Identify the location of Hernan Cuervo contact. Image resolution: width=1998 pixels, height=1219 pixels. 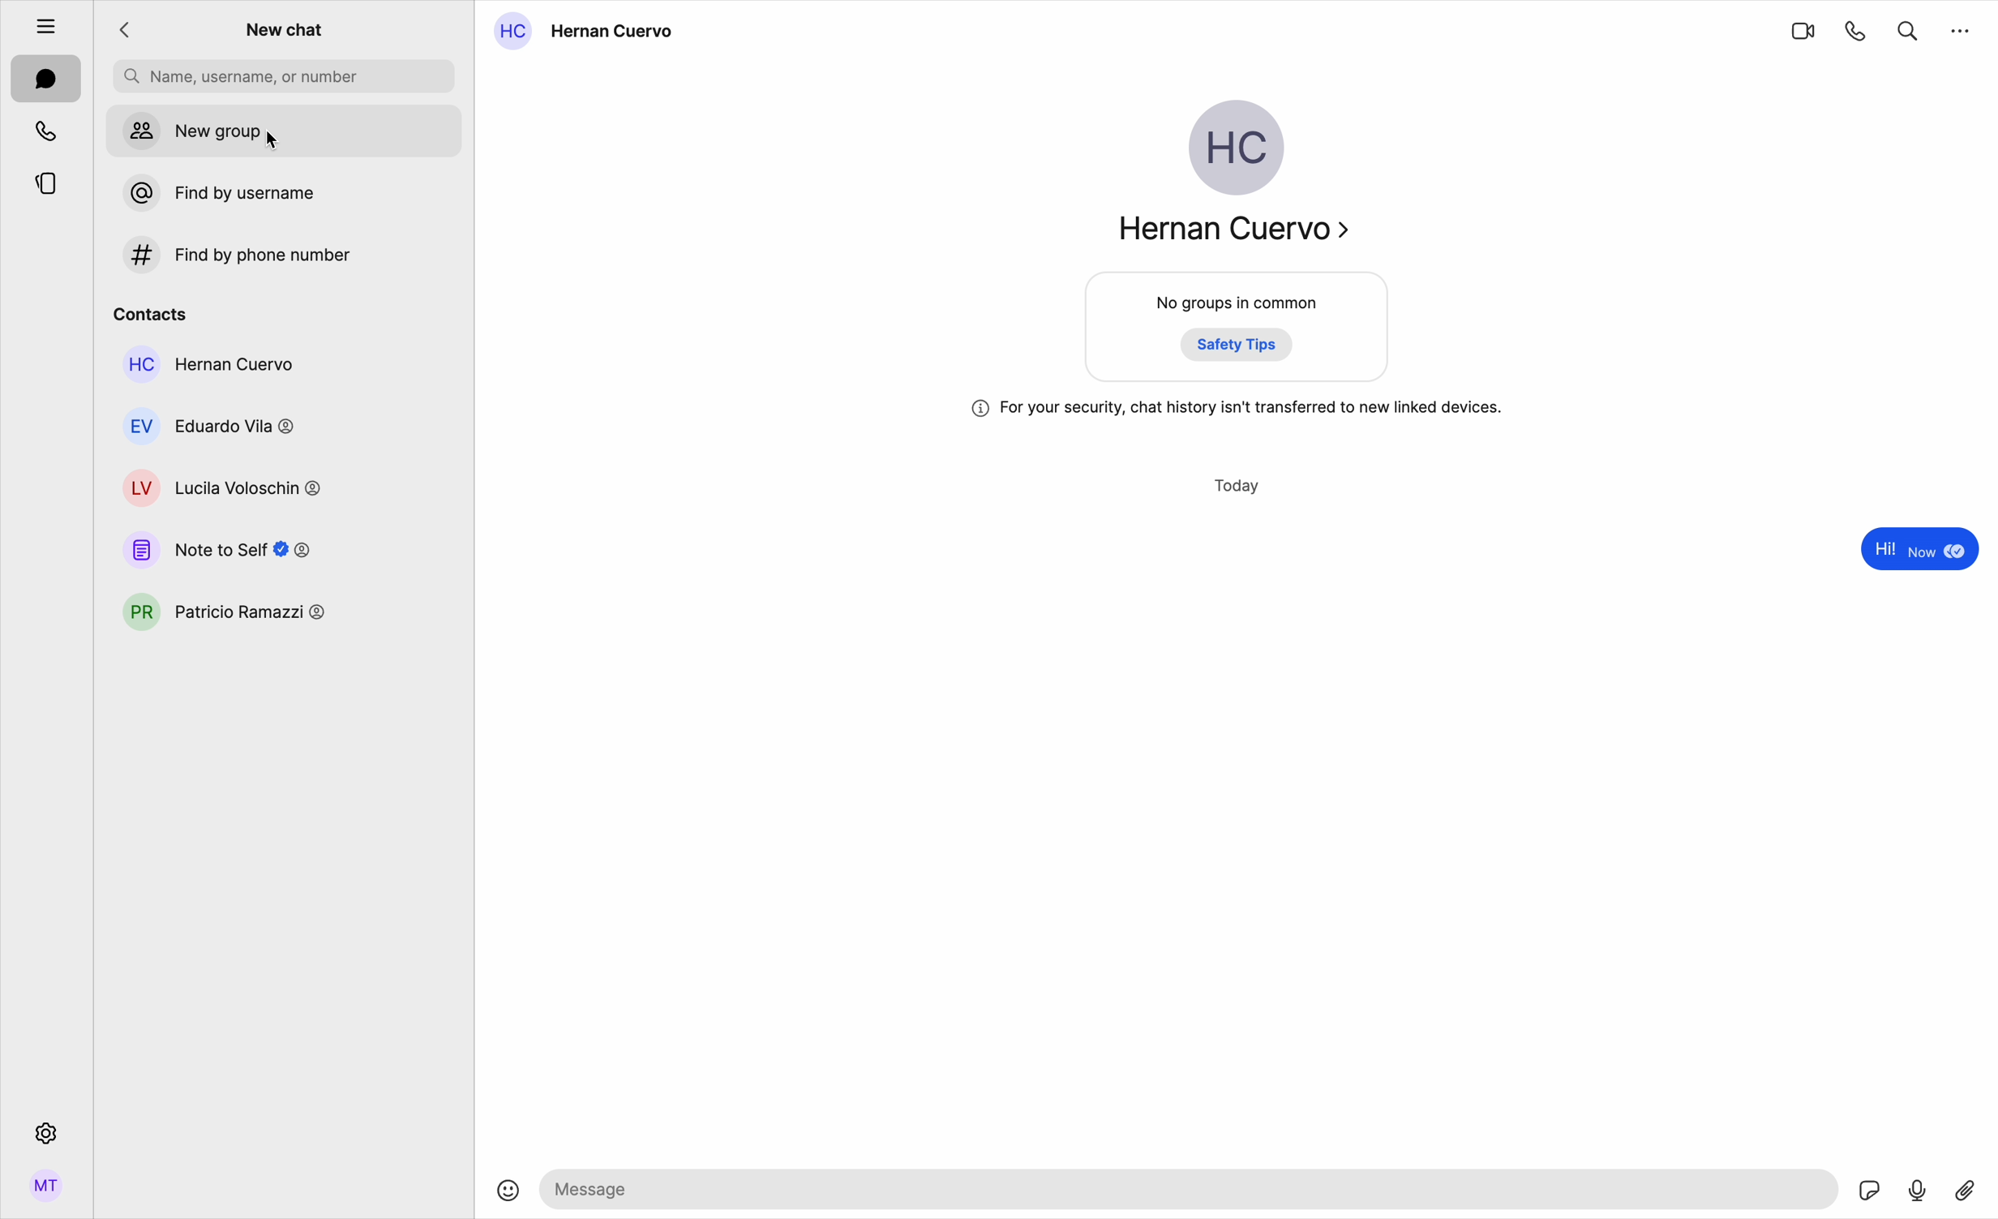
(590, 32).